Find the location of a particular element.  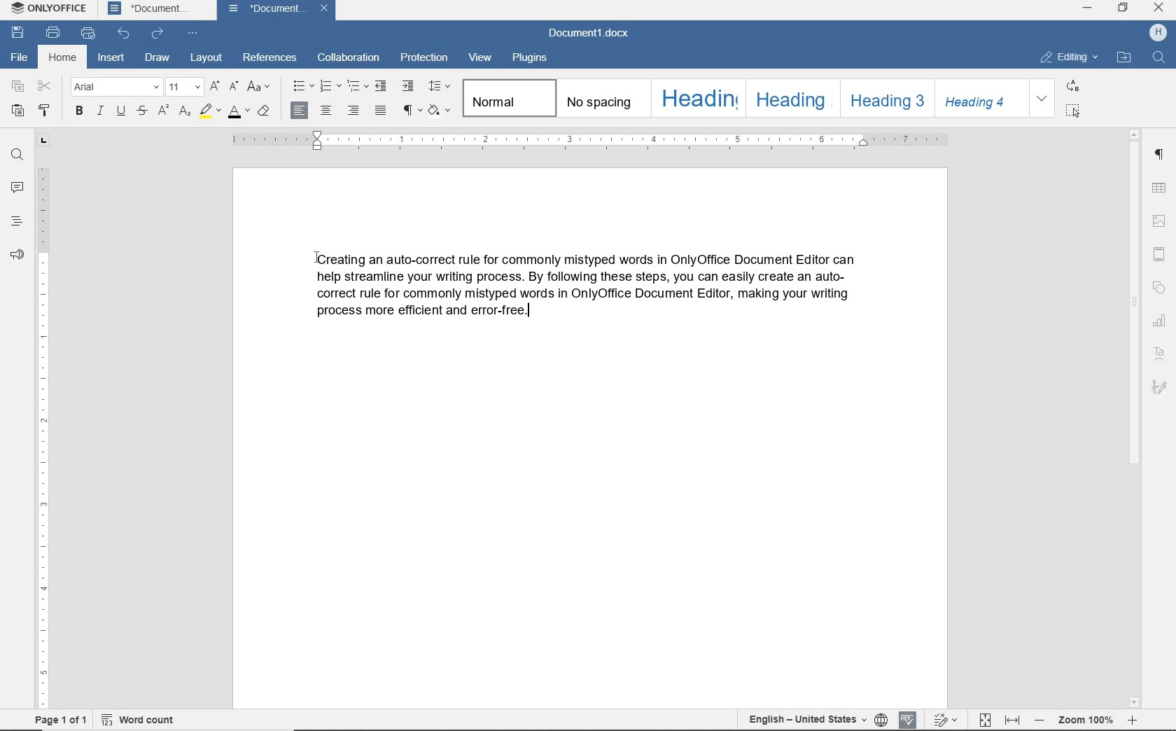

font color is located at coordinates (240, 112).